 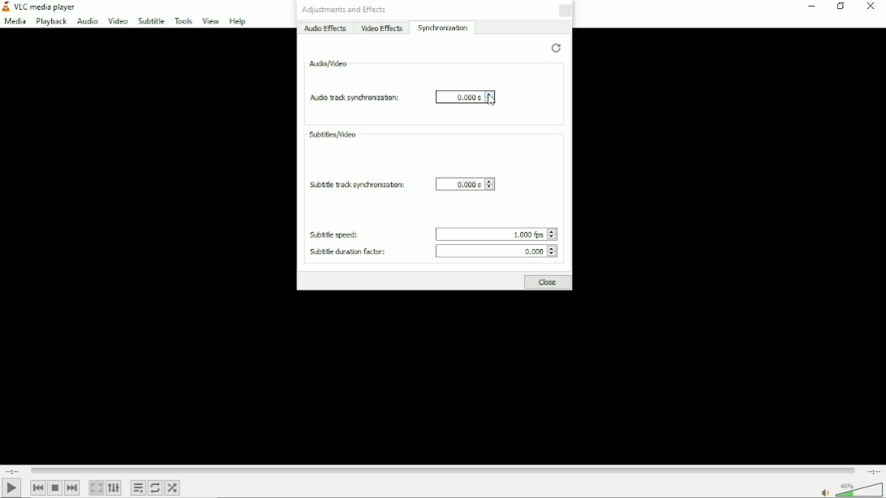 What do you see at coordinates (346, 250) in the screenshot?
I see `Subtitle duration factor` at bounding box center [346, 250].